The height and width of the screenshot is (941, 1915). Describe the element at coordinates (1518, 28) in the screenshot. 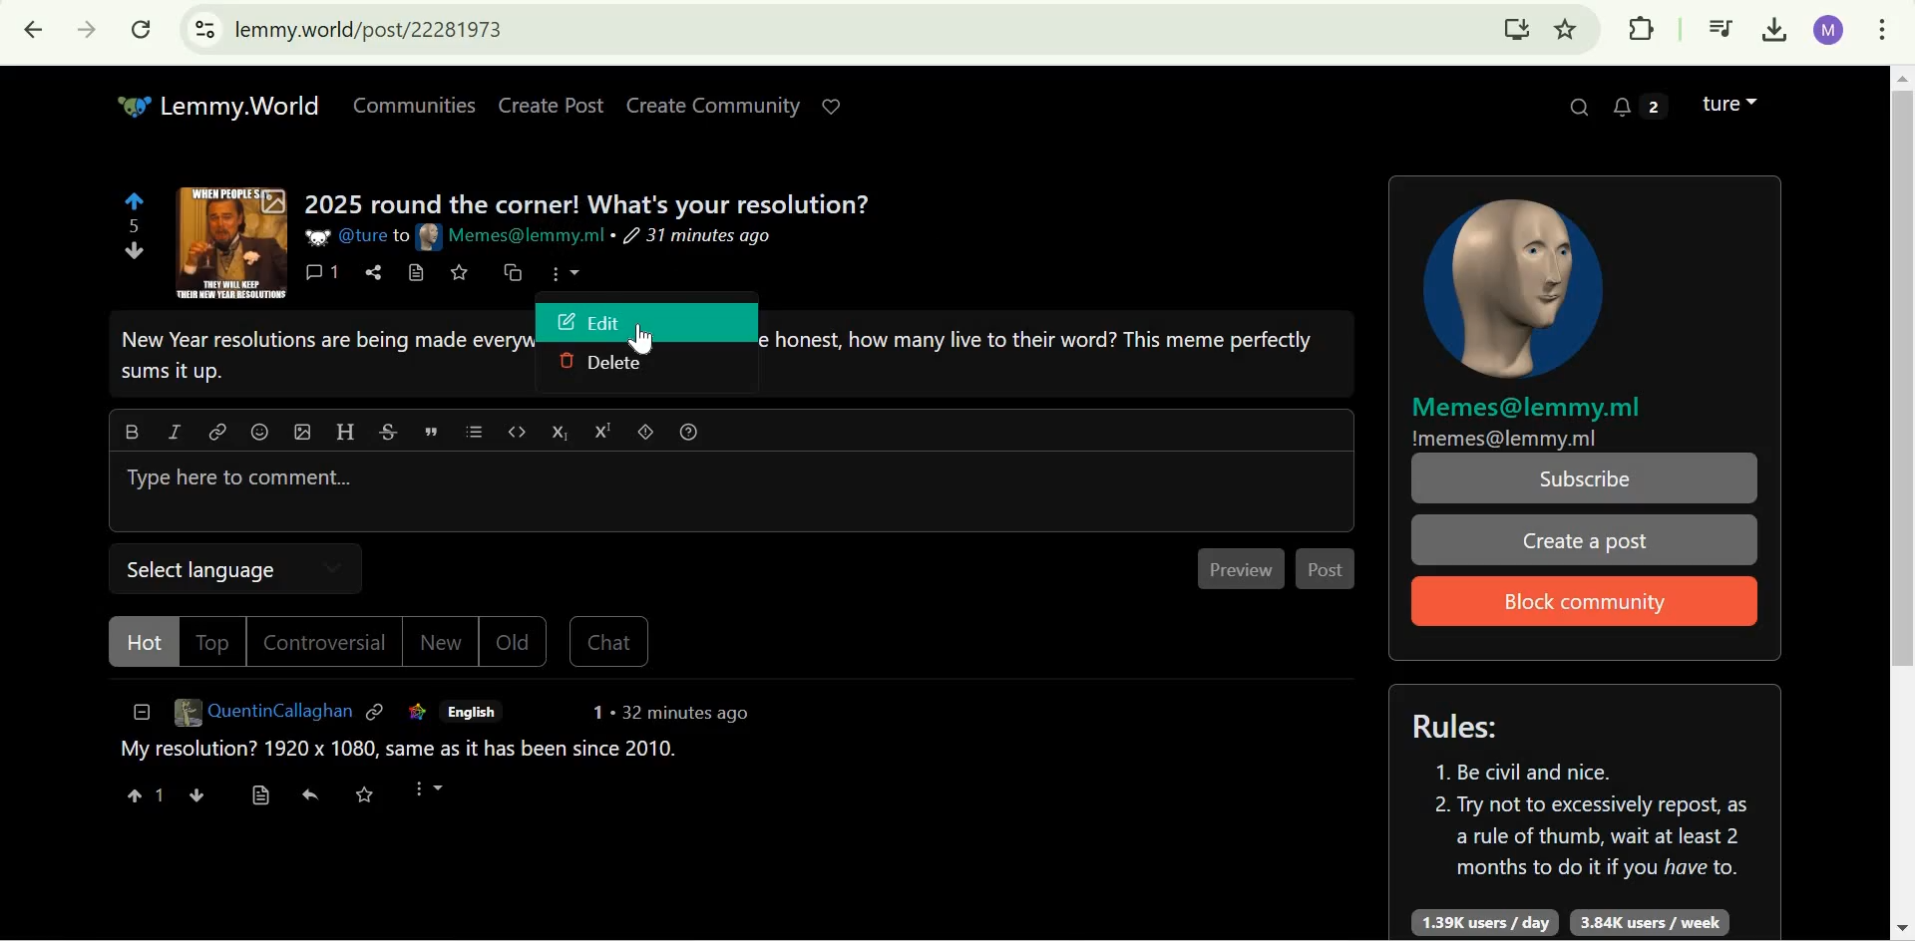

I see `Install Lemmy.World` at that location.